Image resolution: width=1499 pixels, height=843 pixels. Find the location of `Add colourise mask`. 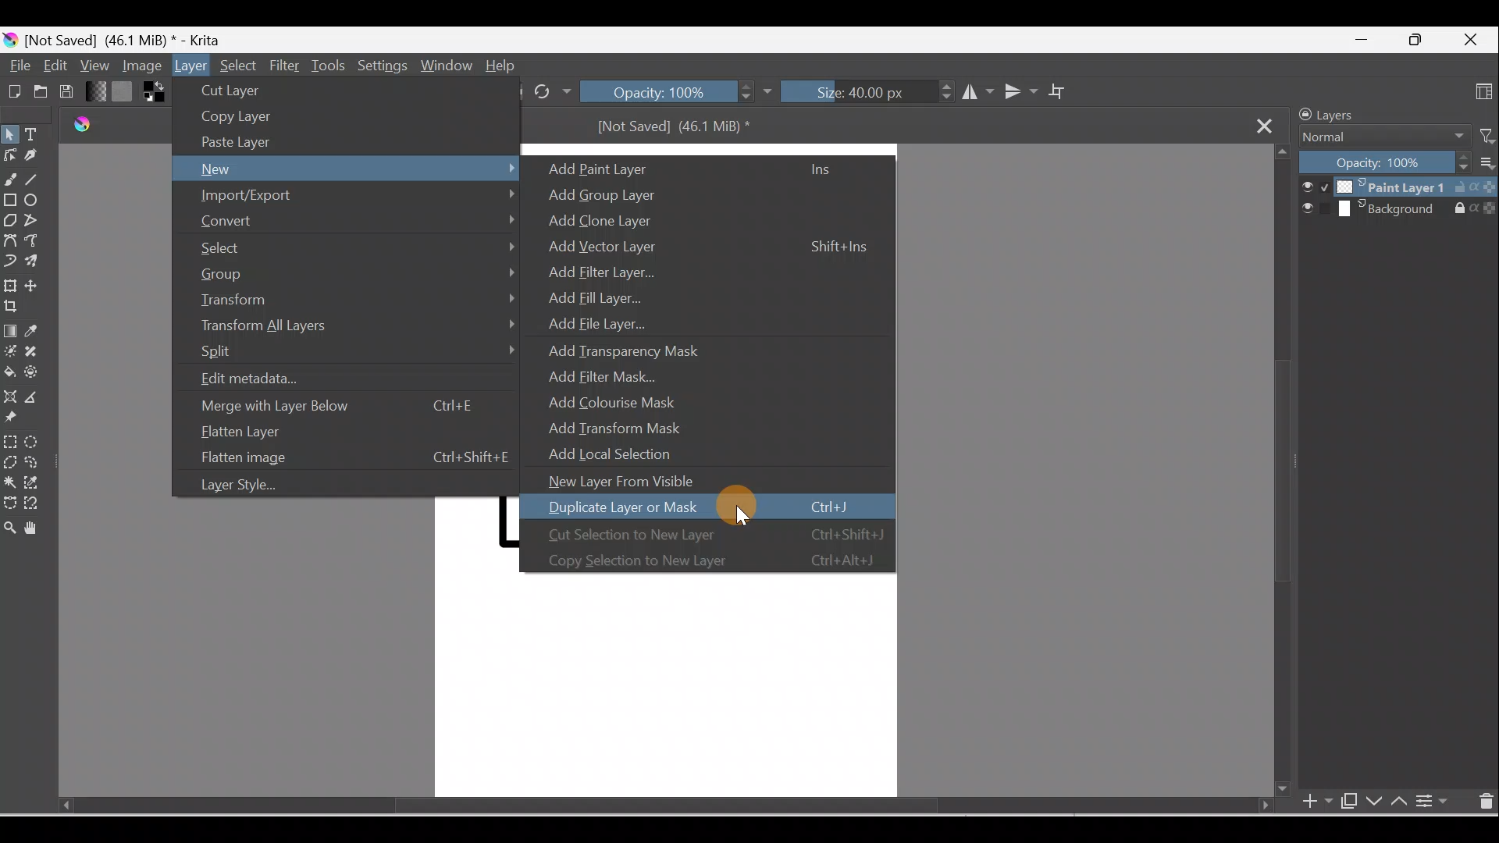

Add colourise mask is located at coordinates (625, 404).